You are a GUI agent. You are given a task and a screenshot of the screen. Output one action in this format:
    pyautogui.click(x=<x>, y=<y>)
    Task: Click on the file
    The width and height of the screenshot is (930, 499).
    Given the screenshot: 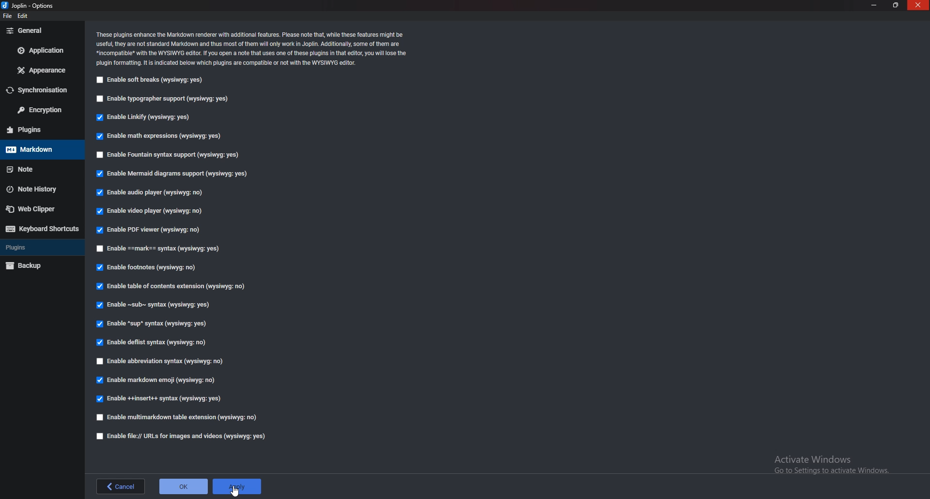 What is the action you would take?
    pyautogui.click(x=9, y=16)
    